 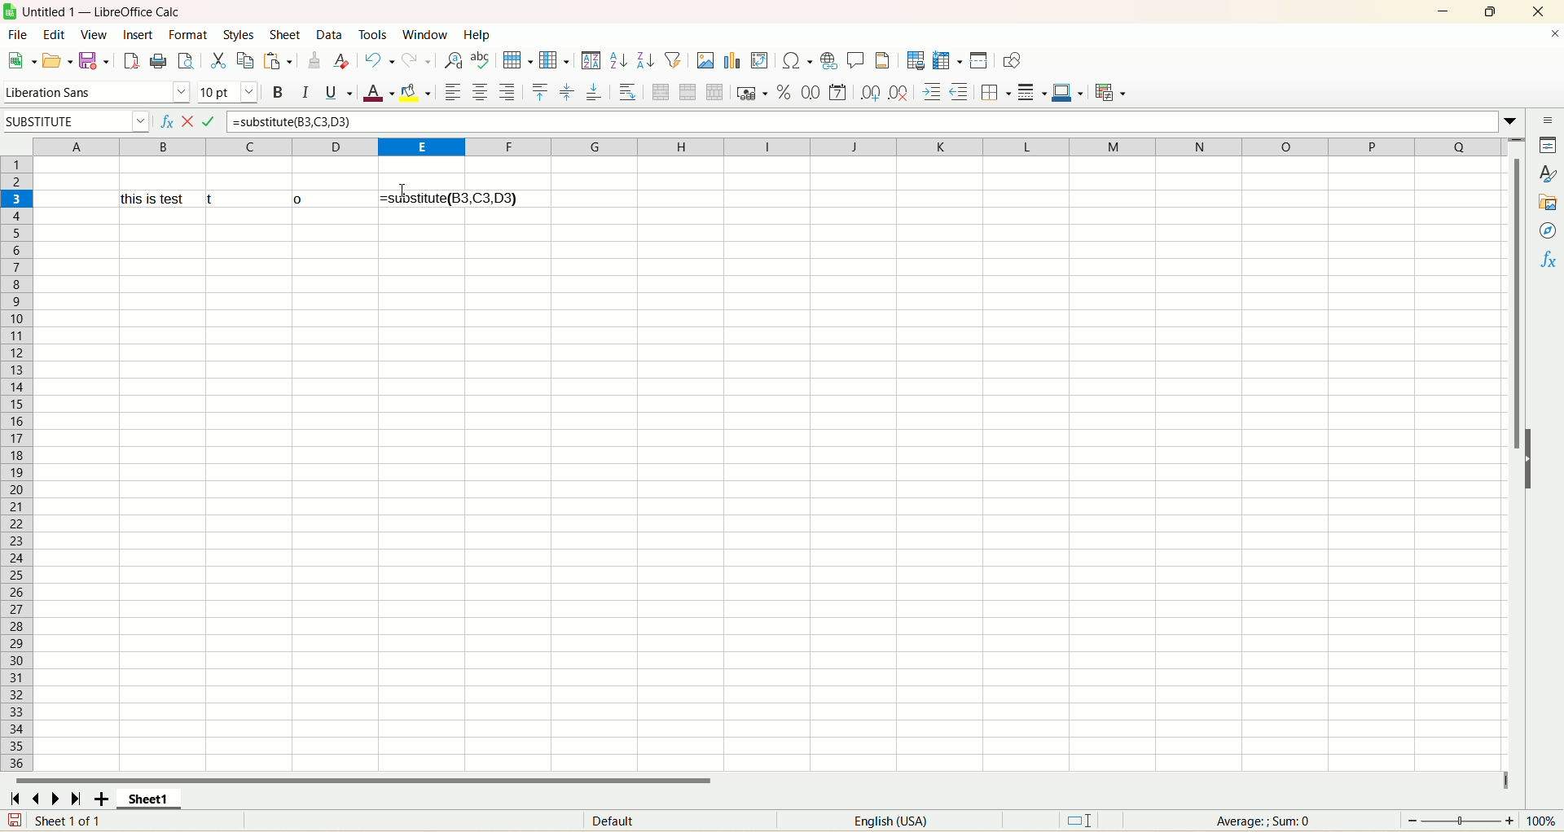 What do you see at coordinates (373, 33) in the screenshot?
I see `tools` at bounding box center [373, 33].